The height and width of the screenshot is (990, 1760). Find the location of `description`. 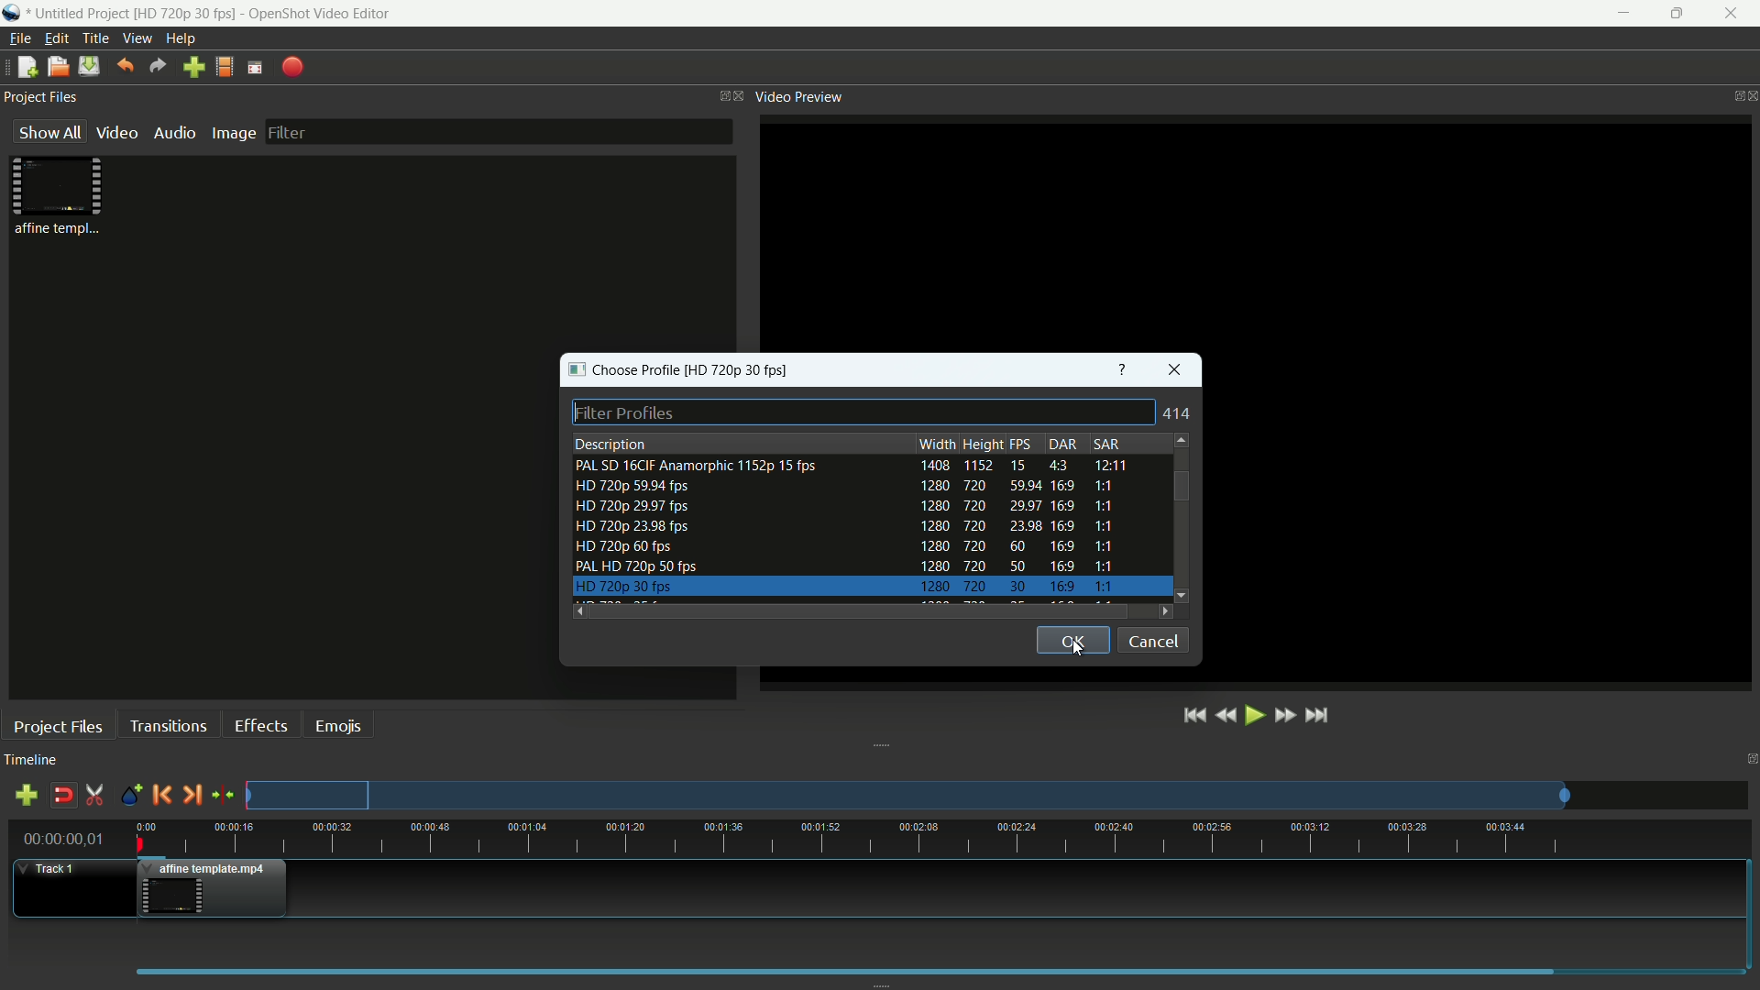

description is located at coordinates (609, 444).